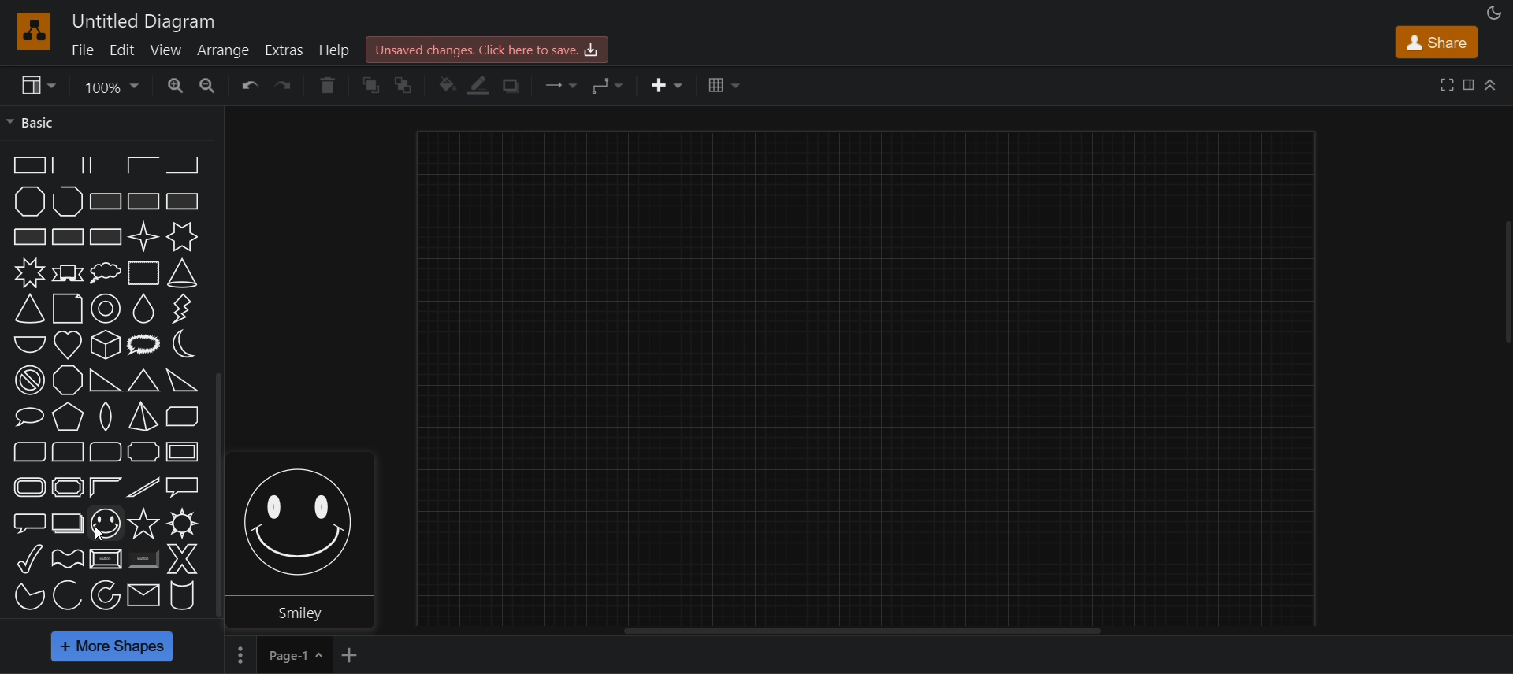 The height and width of the screenshot is (674, 1513). Describe the element at coordinates (24, 343) in the screenshot. I see `half circle` at that location.